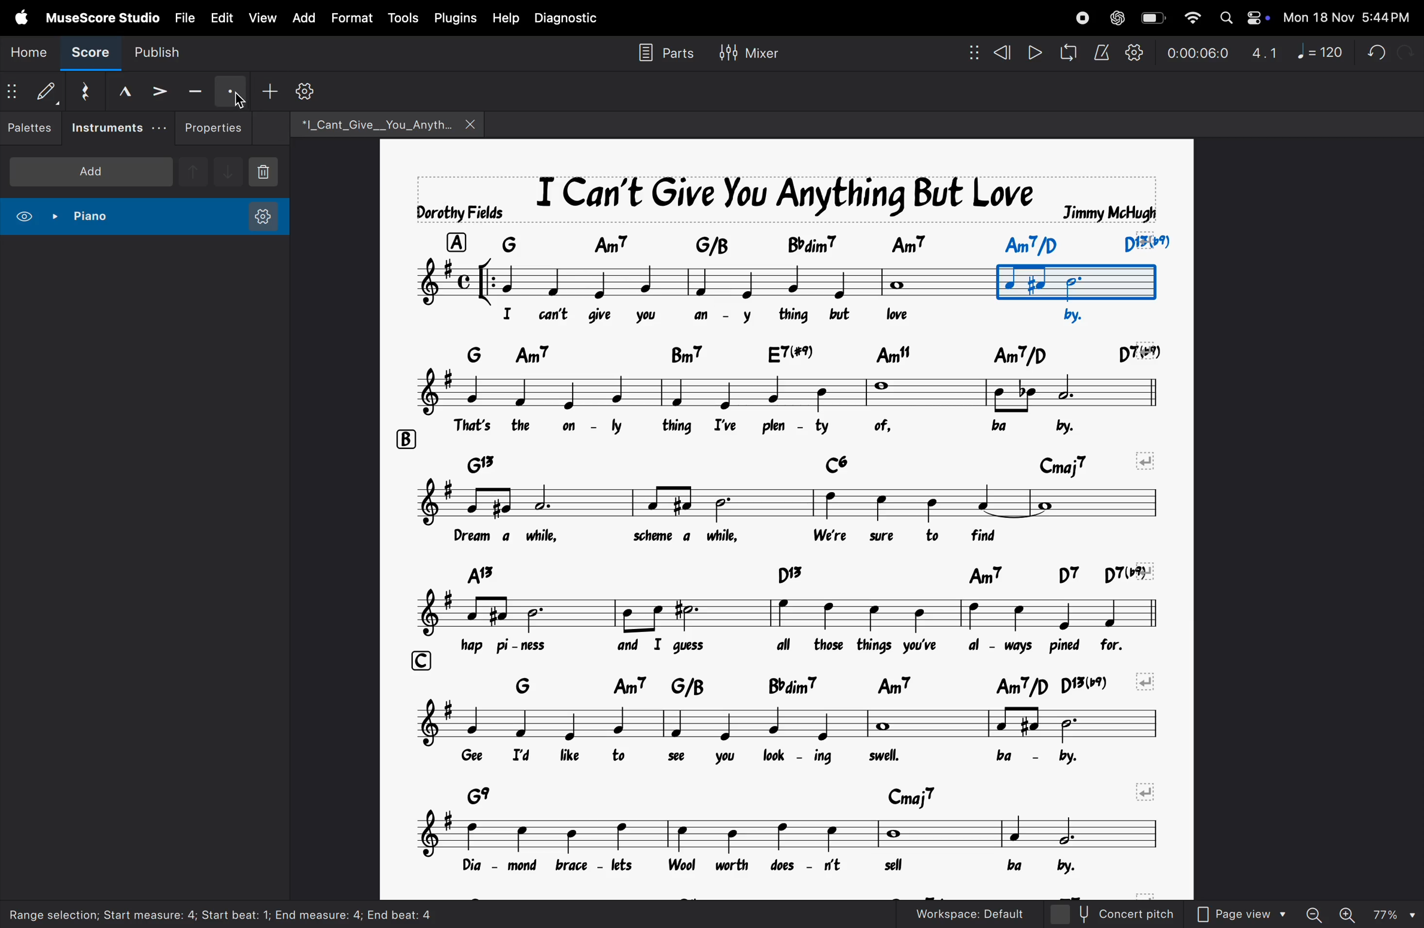 This screenshot has height=928, width=1424. I want to click on chatgpt, so click(1115, 17).